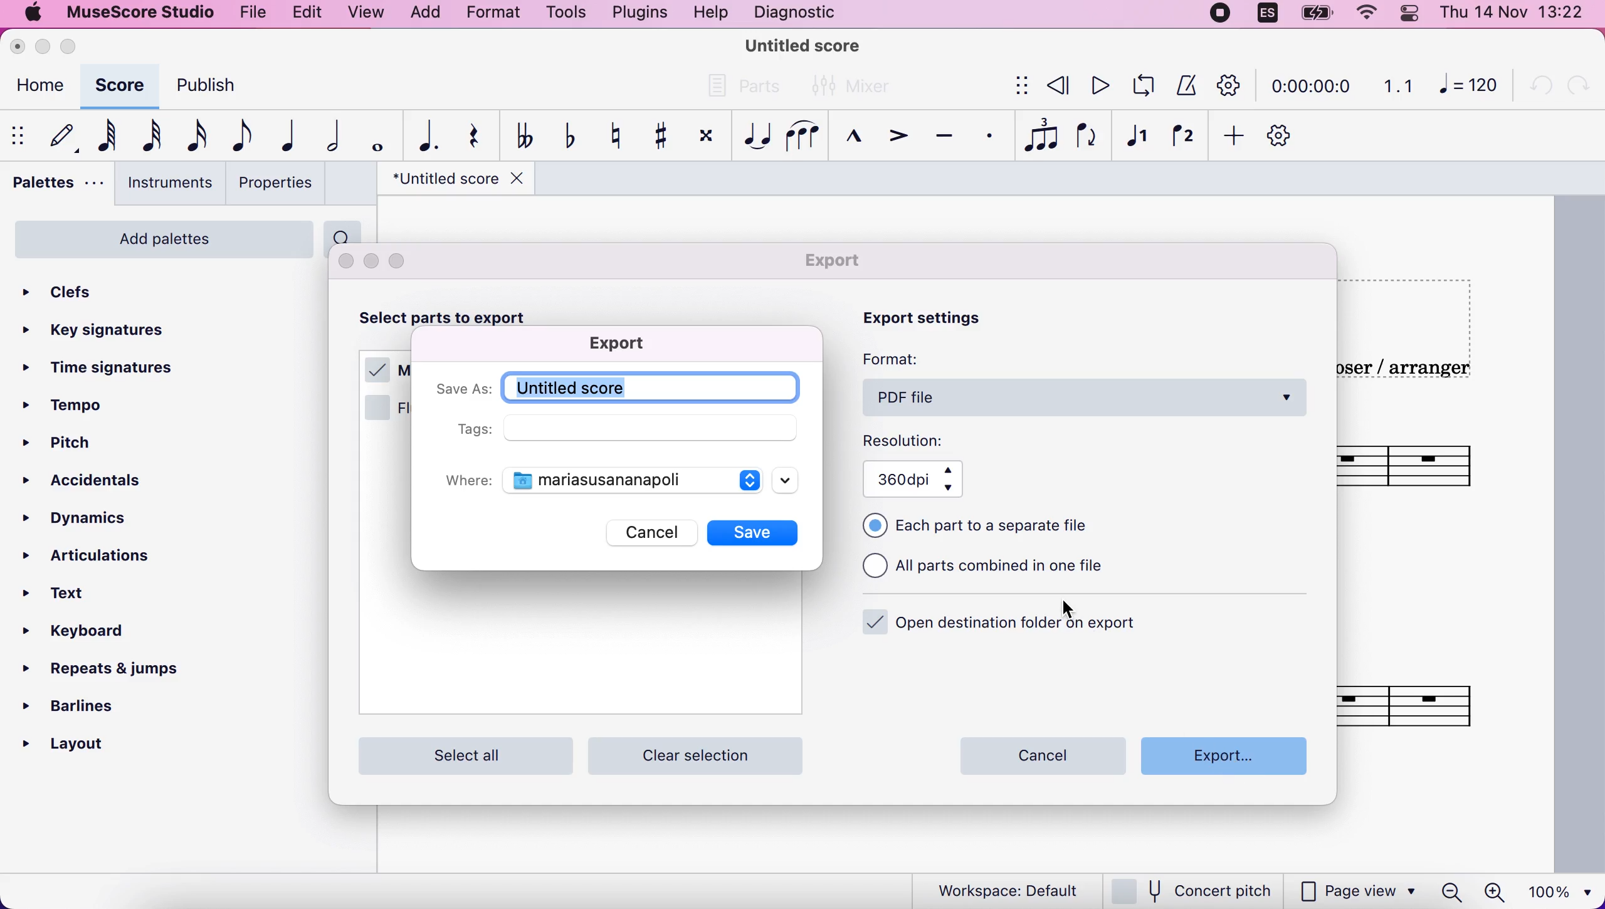 The width and height of the screenshot is (1605, 909). Describe the element at coordinates (92, 439) in the screenshot. I see `pitch` at that location.